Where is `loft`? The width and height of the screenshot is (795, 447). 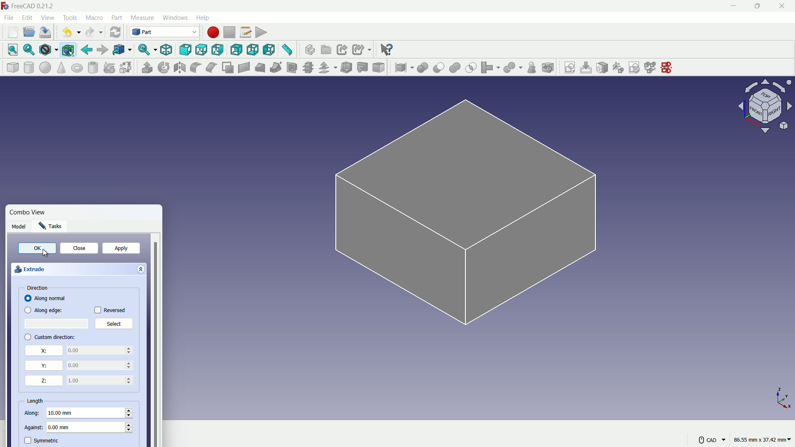
loft is located at coordinates (260, 67).